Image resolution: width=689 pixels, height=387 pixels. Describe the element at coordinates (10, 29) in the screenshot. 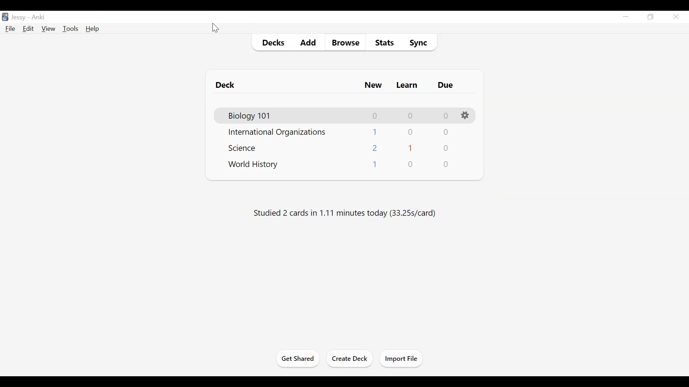

I see `File` at that location.